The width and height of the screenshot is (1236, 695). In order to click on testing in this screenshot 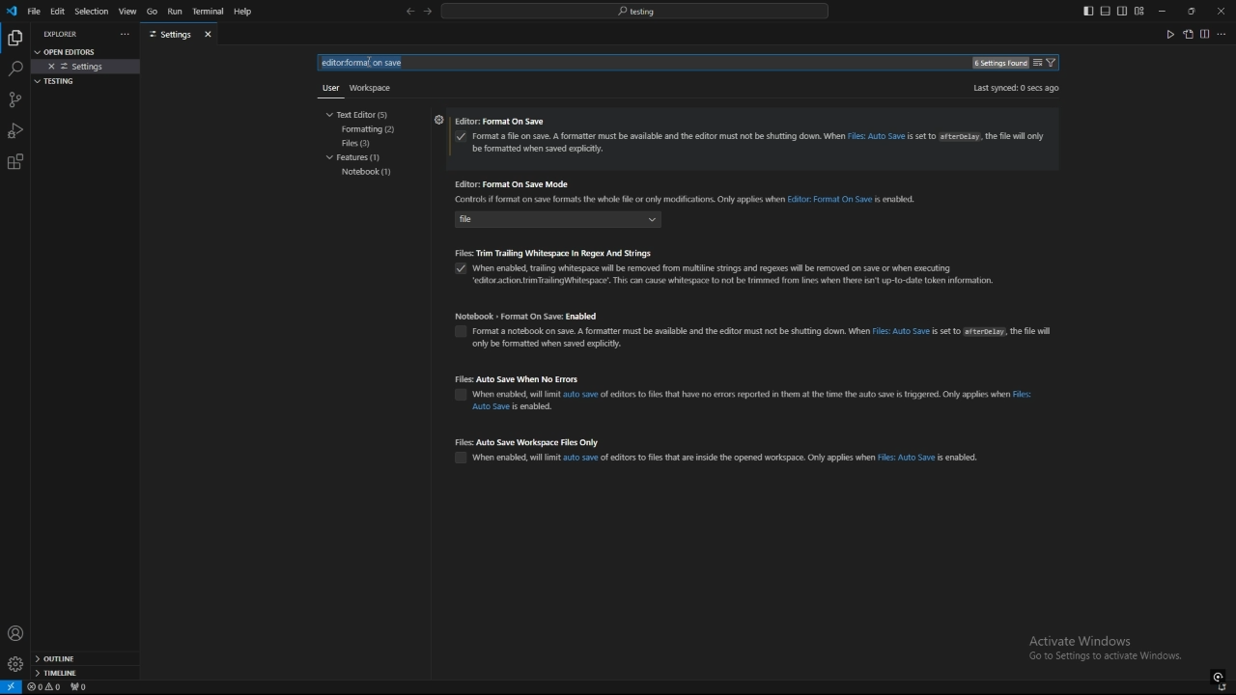, I will do `click(59, 81)`.